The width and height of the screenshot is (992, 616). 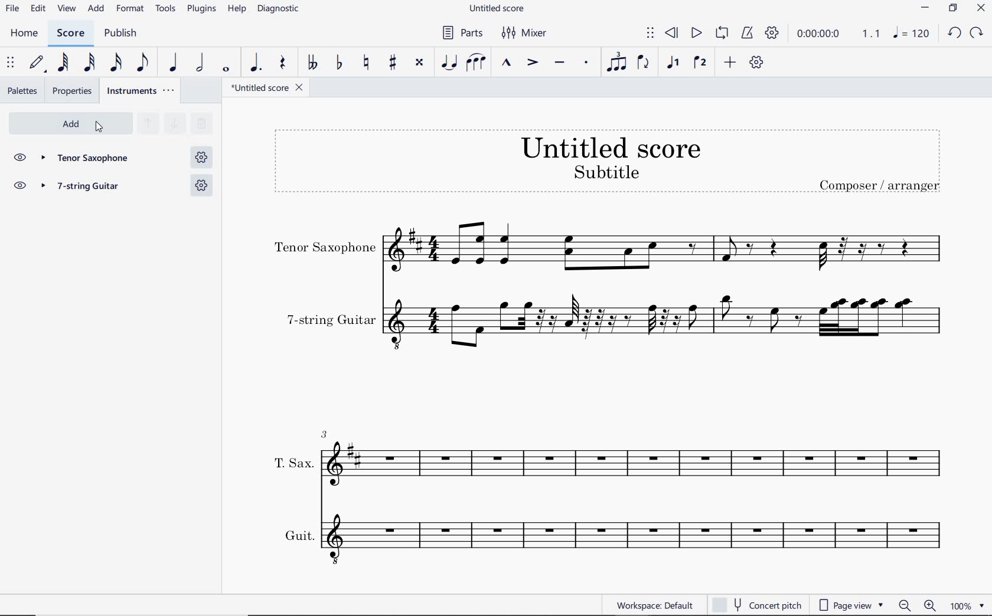 I want to click on REDO, so click(x=975, y=33).